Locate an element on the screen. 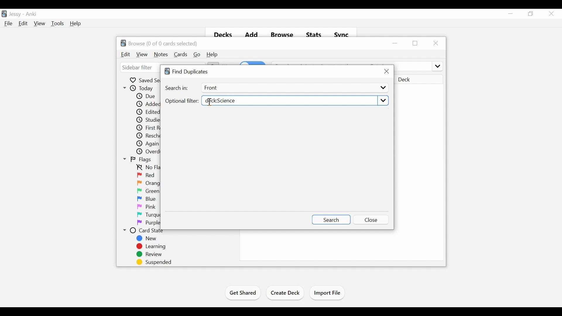 This screenshot has width=562, height=316. Turquoise is located at coordinates (156, 215).